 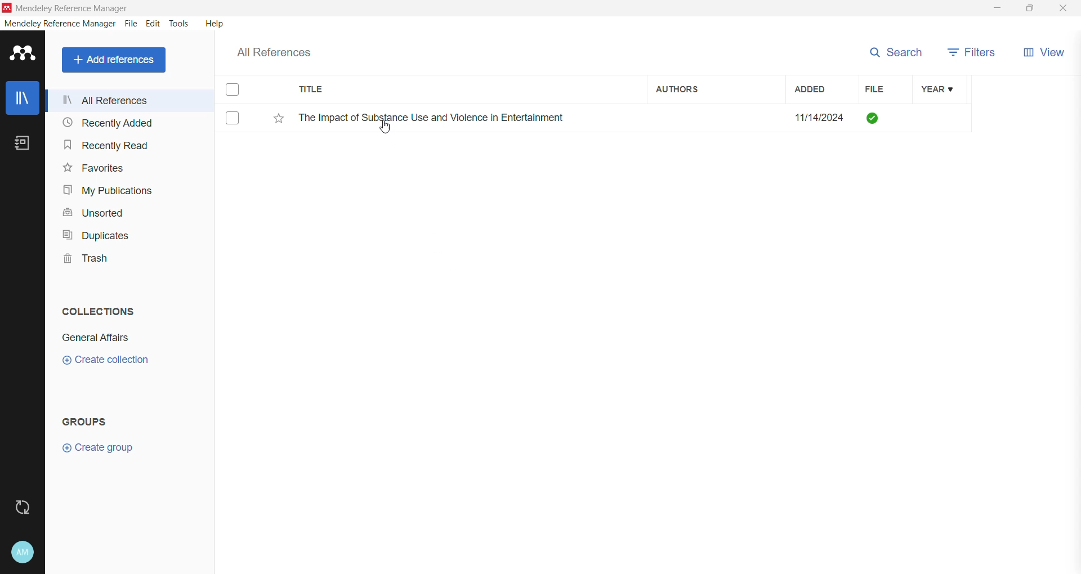 What do you see at coordinates (973, 53) in the screenshot?
I see `Filters` at bounding box center [973, 53].